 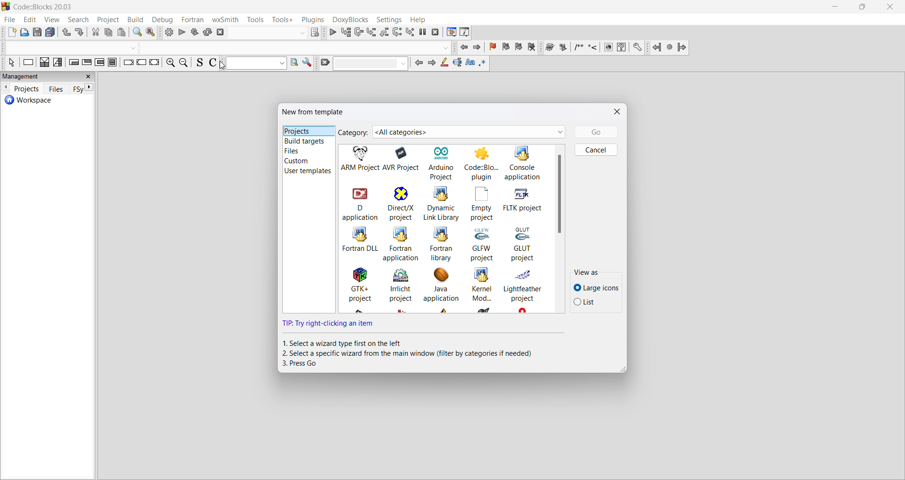 What do you see at coordinates (306, 161) in the screenshot?
I see `custom` at bounding box center [306, 161].